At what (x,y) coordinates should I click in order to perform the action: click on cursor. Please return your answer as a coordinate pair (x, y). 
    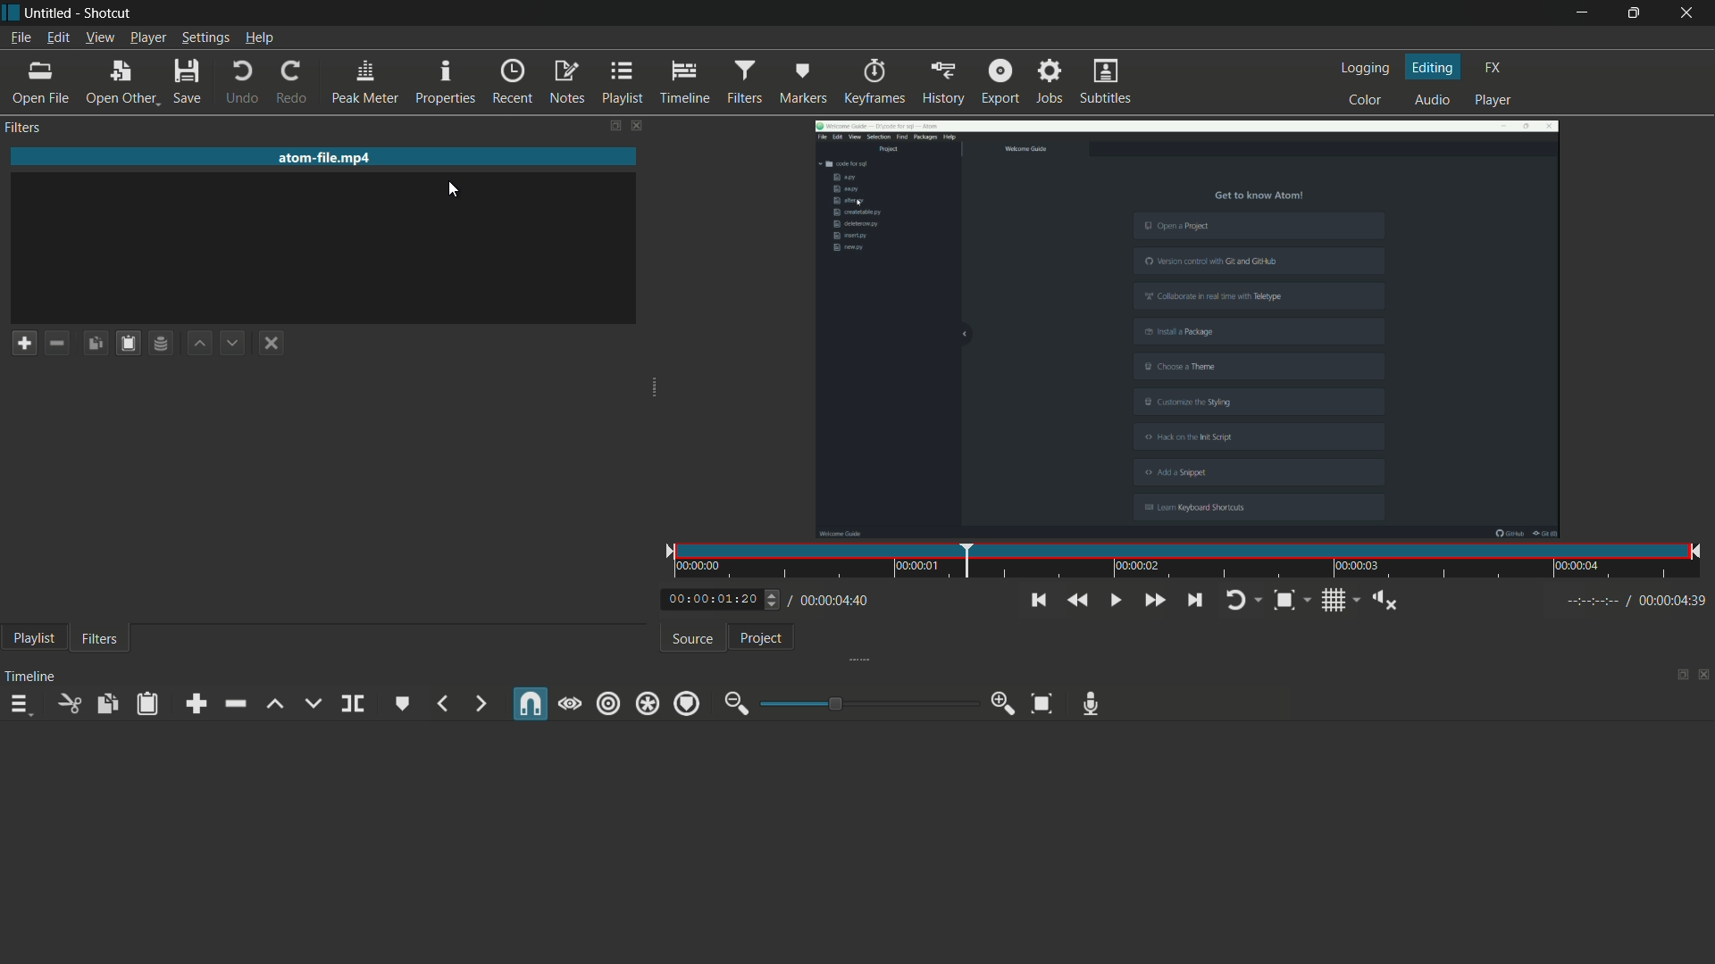
    Looking at the image, I should click on (455, 188).